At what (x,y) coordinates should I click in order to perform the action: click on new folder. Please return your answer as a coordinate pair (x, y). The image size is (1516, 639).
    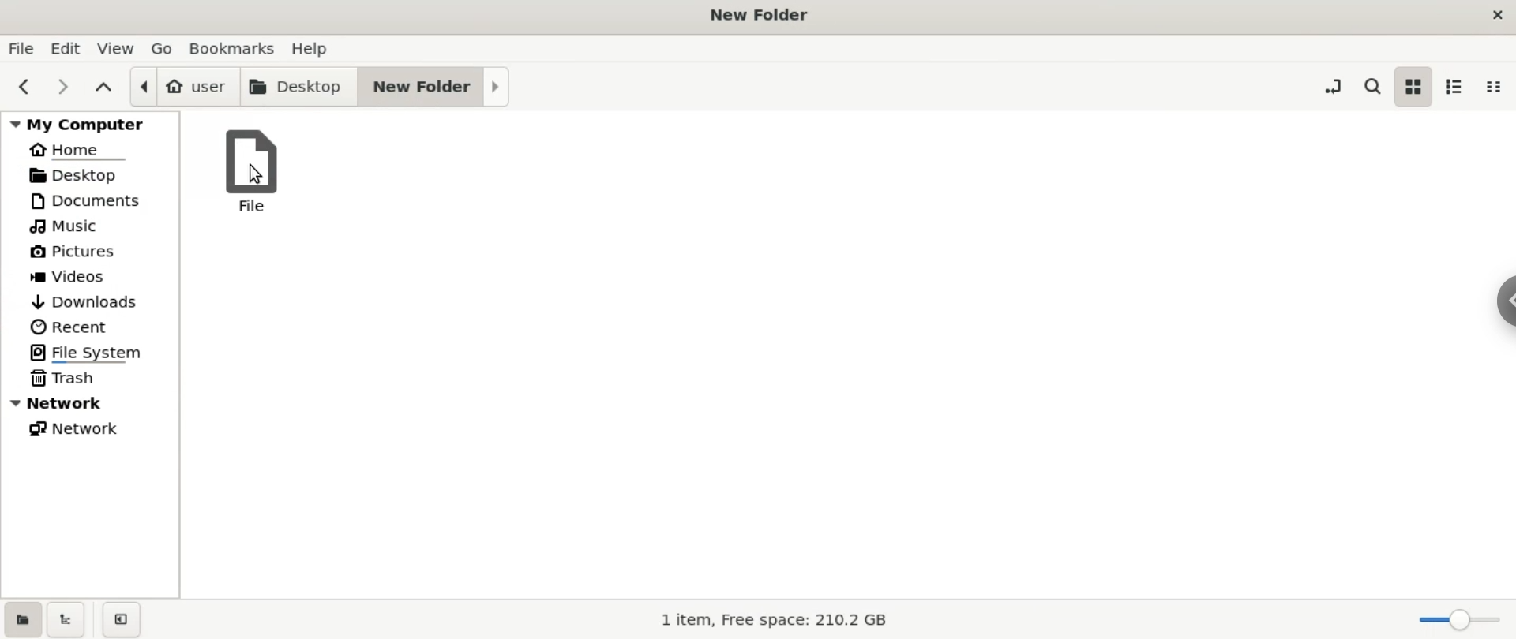
    Looking at the image, I should click on (435, 88).